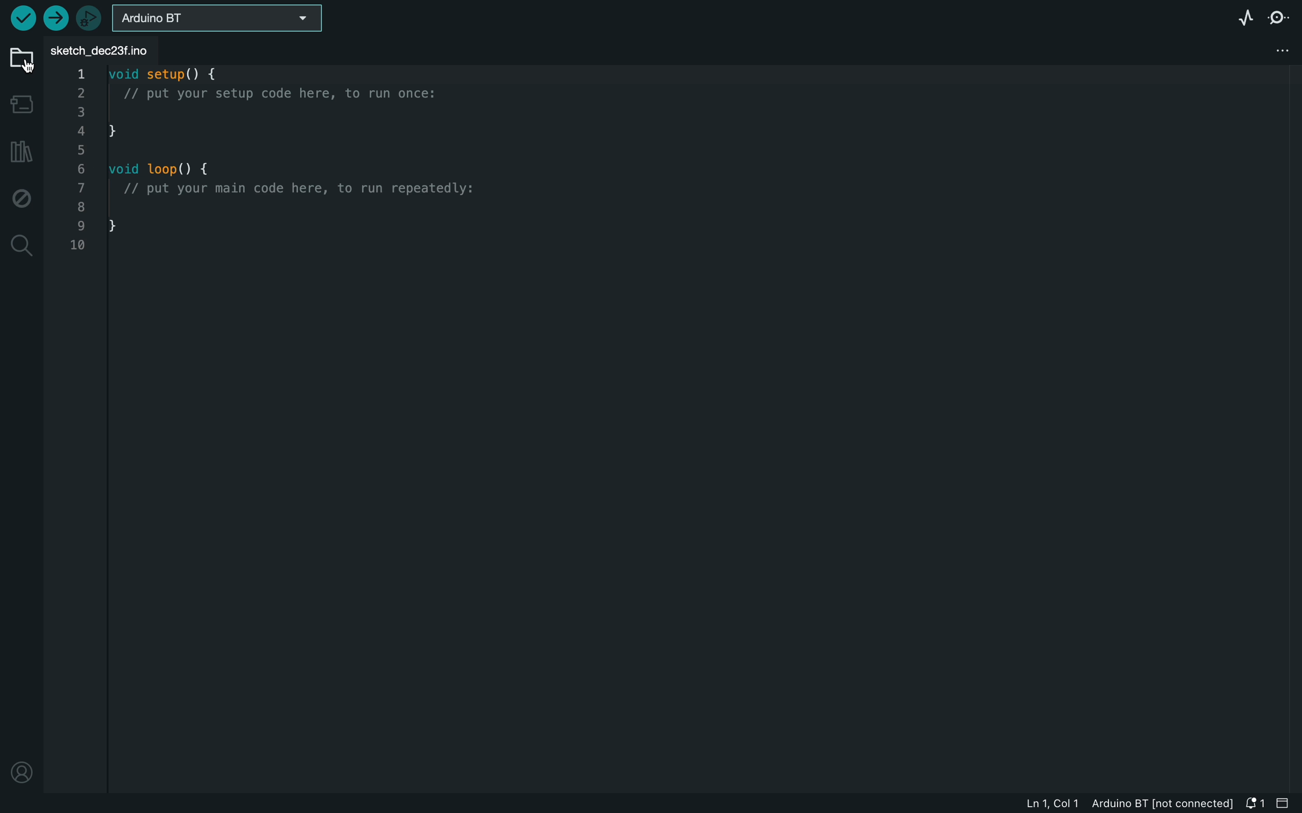 The height and width of the screenshot is (813, 1302). What do you see at coordinates (20, 245) in the screenshot?
I see `search` at bounding box center [20, 245].